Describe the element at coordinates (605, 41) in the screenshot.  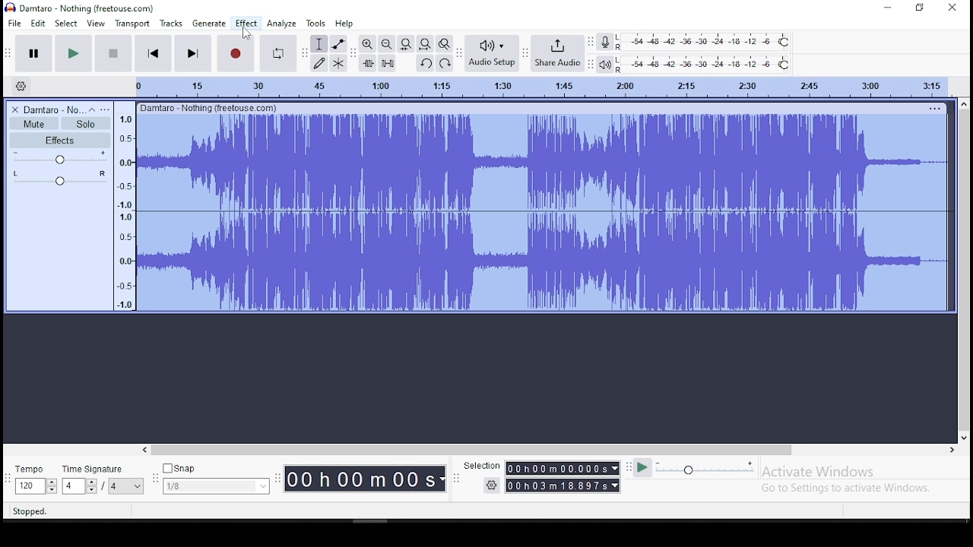
I see `record meter` at that location.